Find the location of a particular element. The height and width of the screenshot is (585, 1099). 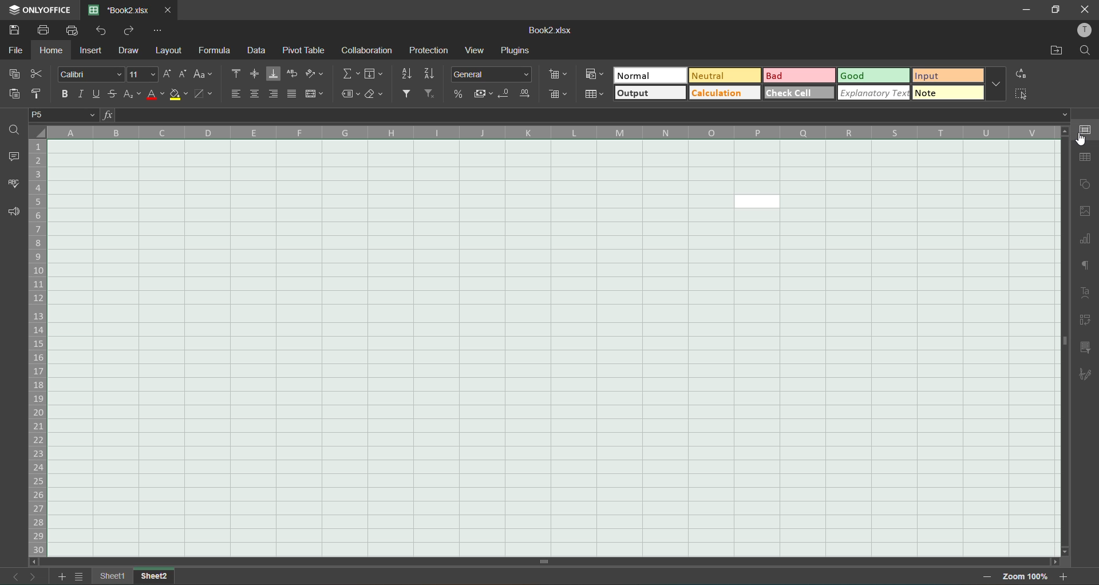

ONLY OFFICE is located at coordinates (42, 7).